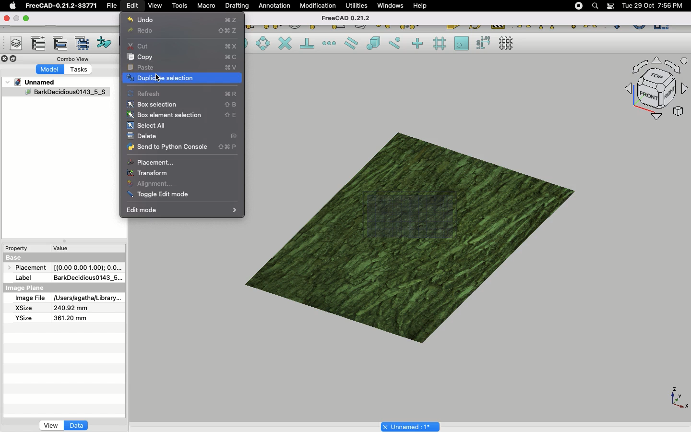 The image size is (691, 432). I want to click on 0.00 0.00 1.00): 0.0., so click(88, 266).